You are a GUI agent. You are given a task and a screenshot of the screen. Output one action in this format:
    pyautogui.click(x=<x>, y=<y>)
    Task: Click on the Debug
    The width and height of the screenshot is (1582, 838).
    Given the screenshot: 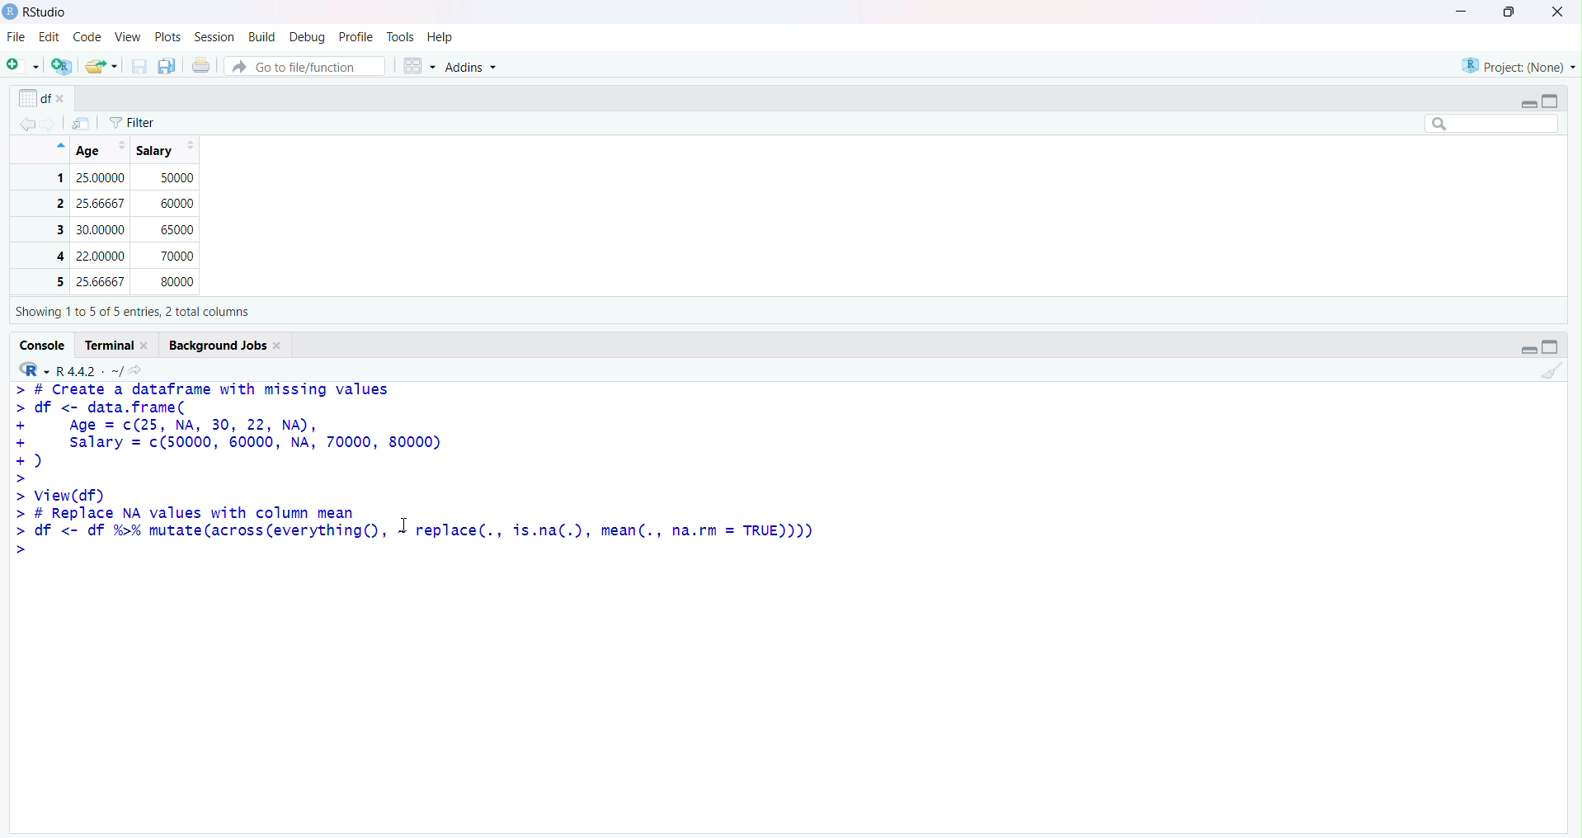 What is the action you would take?
    pyautogui.click(x=310, y=36)
    